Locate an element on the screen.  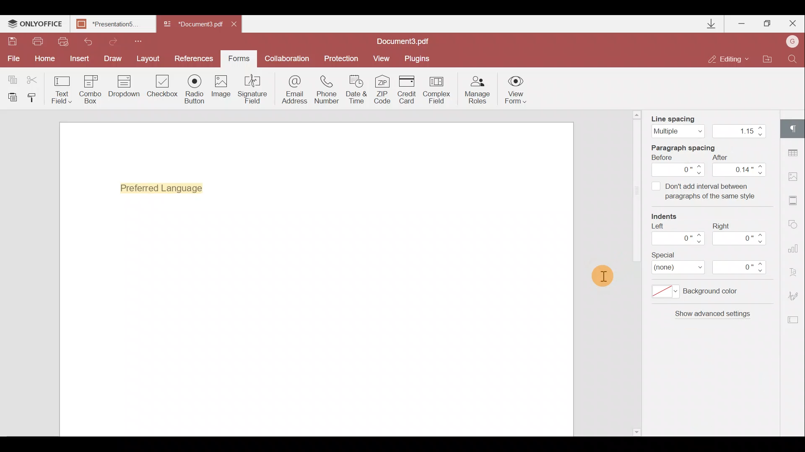
View is located at coordinates (382, 58).